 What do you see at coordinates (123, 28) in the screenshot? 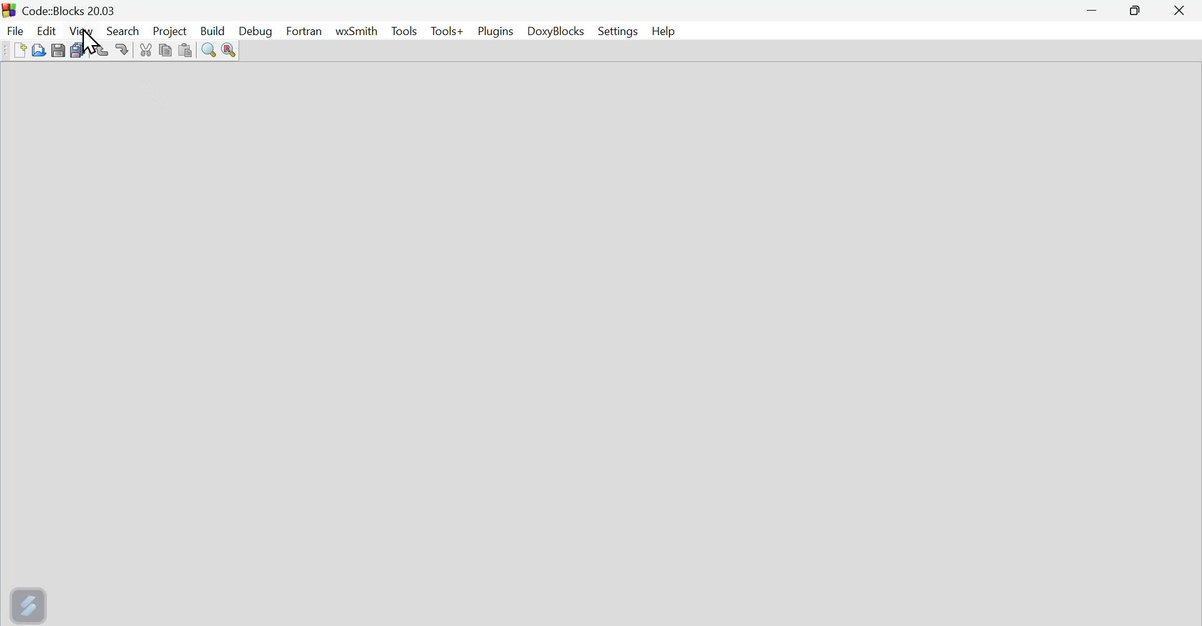
I see `Search` at bounding box center [123, 28].